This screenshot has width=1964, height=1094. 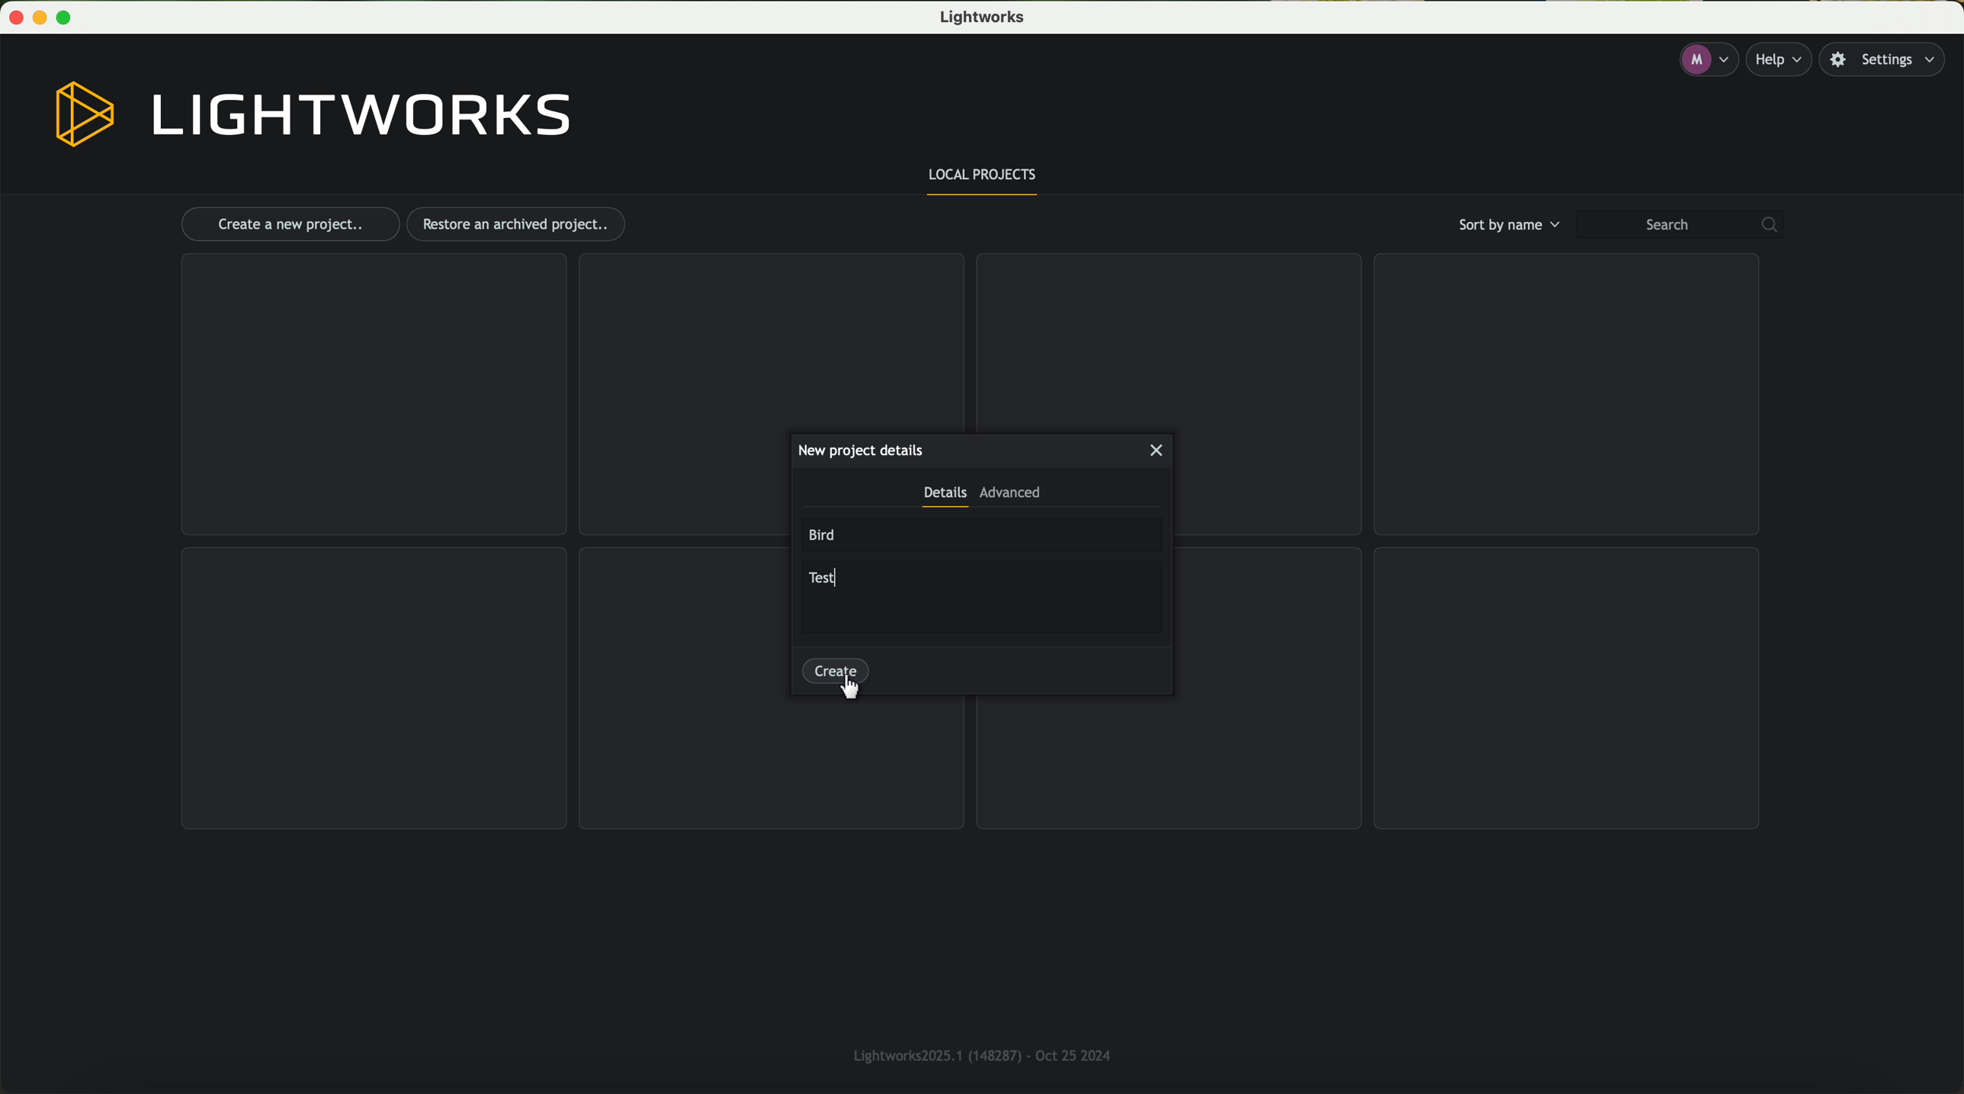 What do you see at coordinates (372, 395) in the screenshot?
I see `grid` at bounding box center [372, 395].